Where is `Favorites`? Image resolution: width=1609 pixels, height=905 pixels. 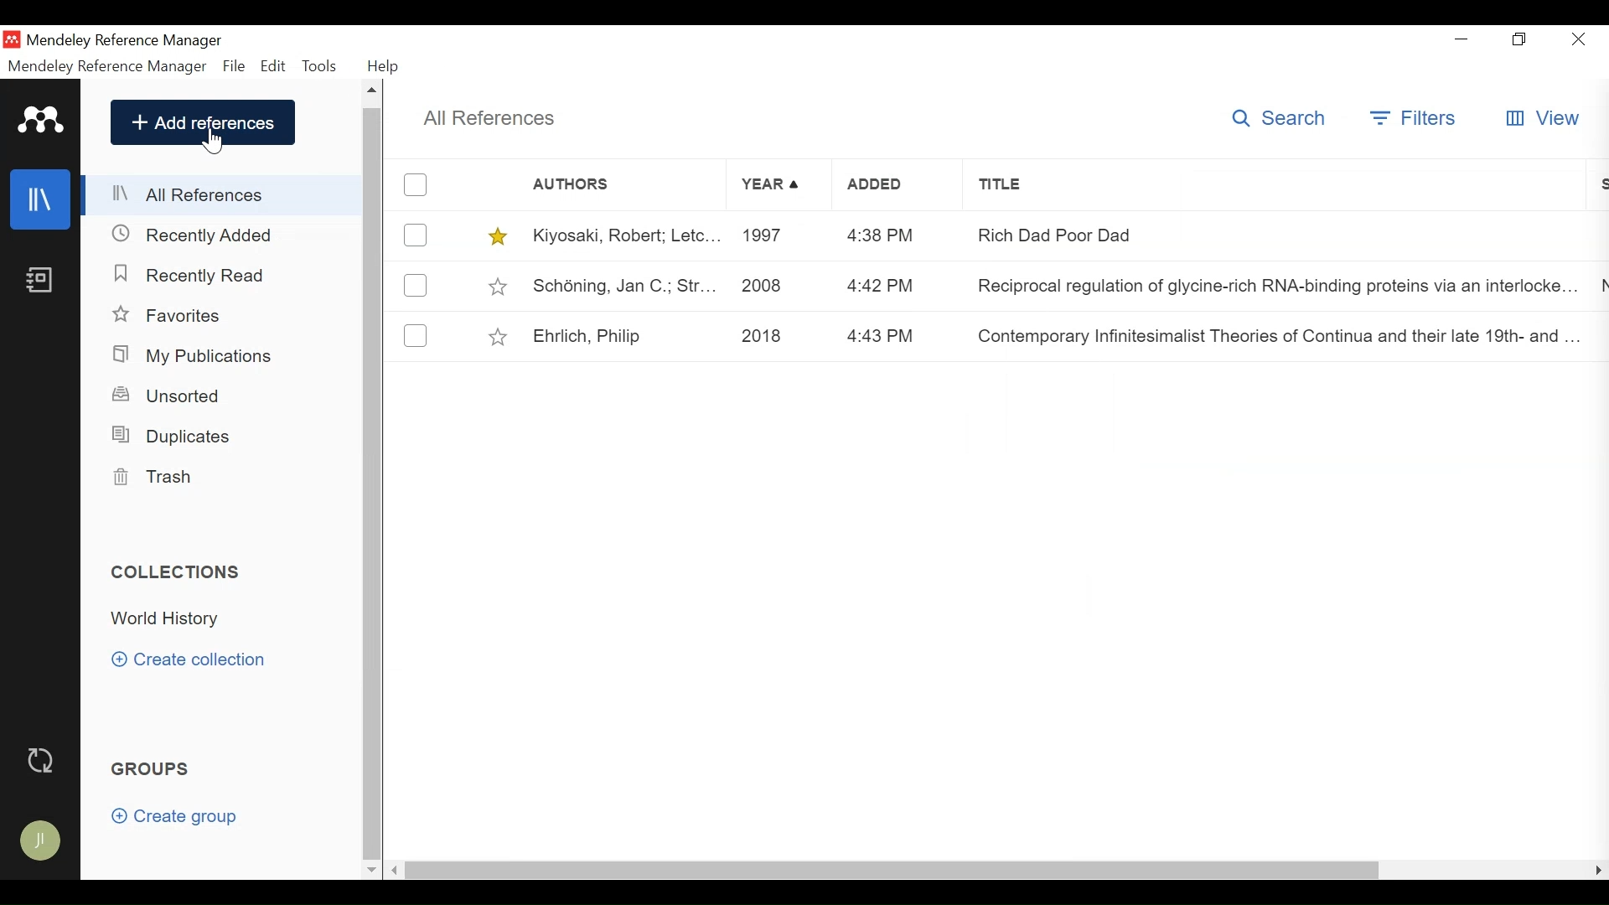 Favorites is located at coordinates (169, 315).